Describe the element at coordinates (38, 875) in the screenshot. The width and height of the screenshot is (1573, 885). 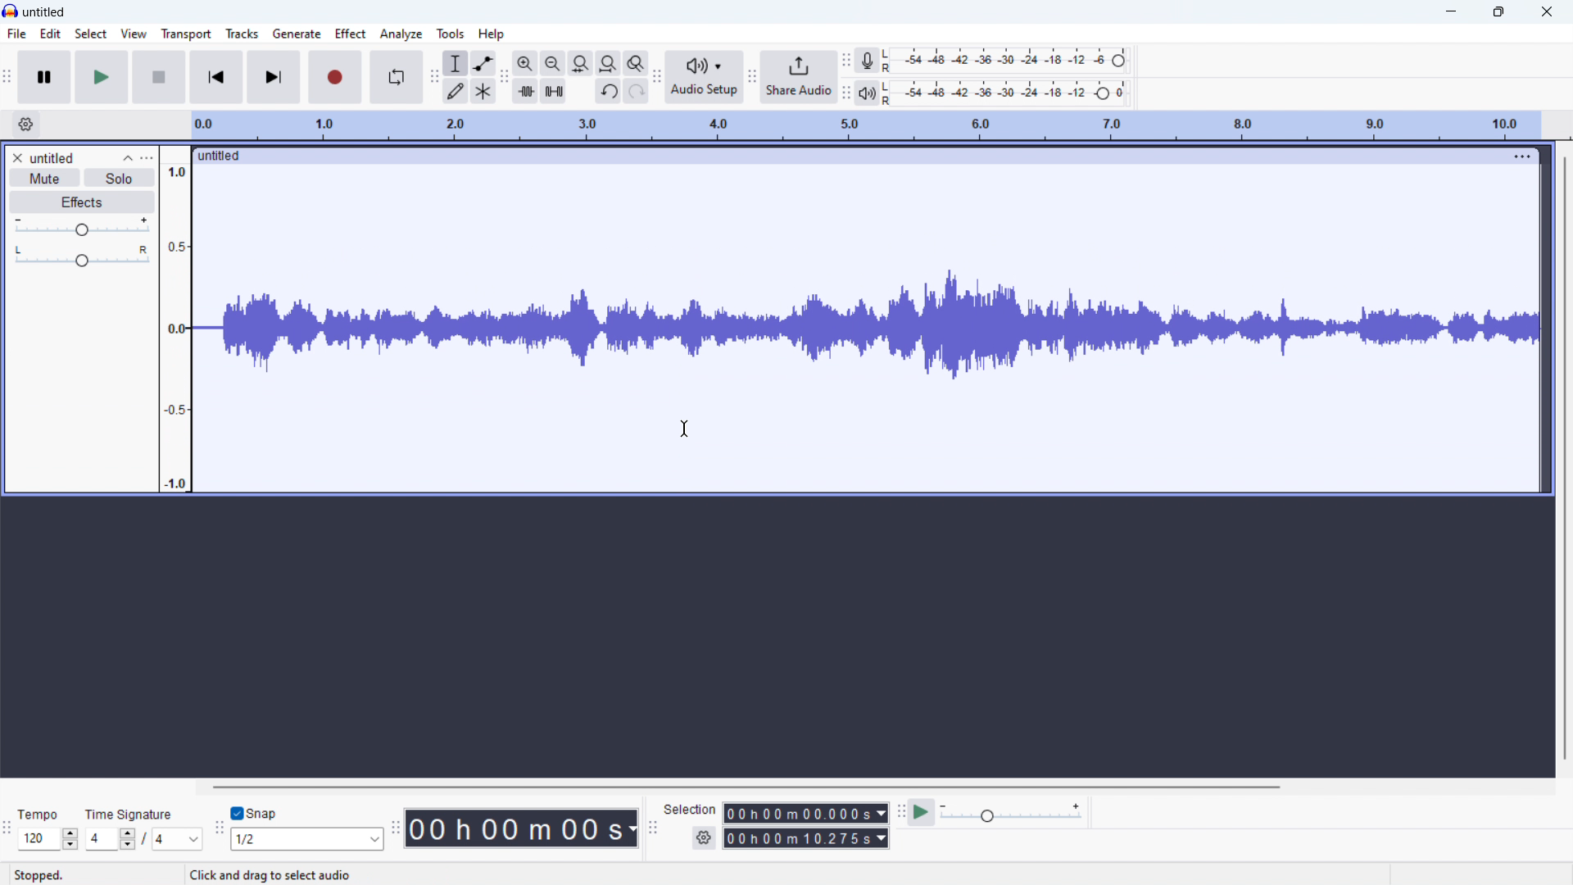
I see `Stopped` at that location.